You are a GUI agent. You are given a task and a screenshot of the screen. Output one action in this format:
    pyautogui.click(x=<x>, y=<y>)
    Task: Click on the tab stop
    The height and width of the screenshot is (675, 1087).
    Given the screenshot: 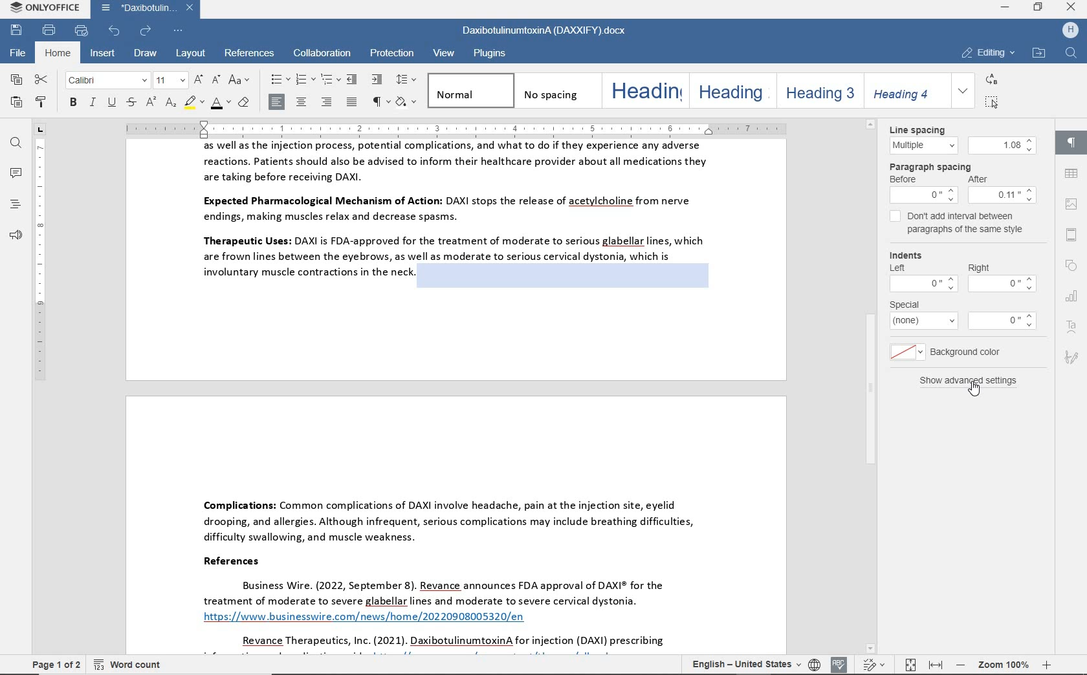 What is the action you would take?
    pyautogui.click(x=40, y=129)
    